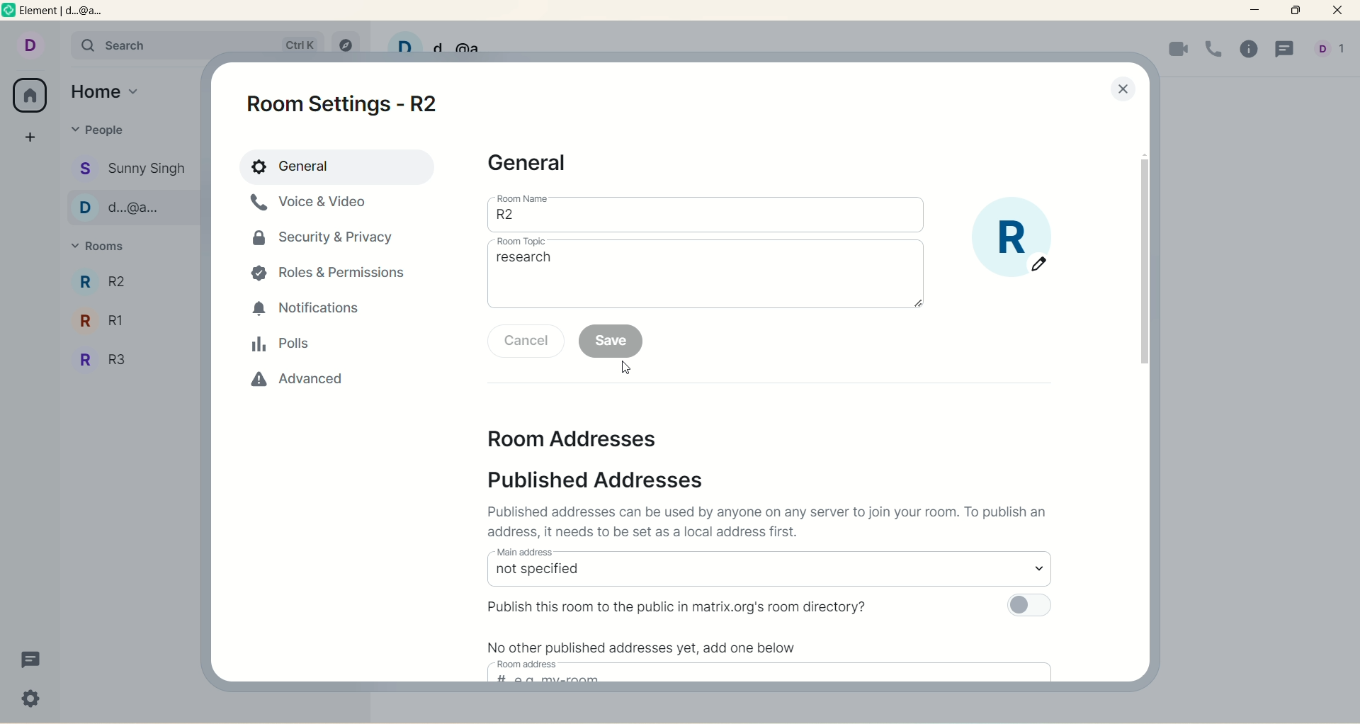 This screenshot has width=1360, height=724. What do you see at coordinates (524, 551) in the screenshot?
I see `main address` at bounding box center [524, 551].